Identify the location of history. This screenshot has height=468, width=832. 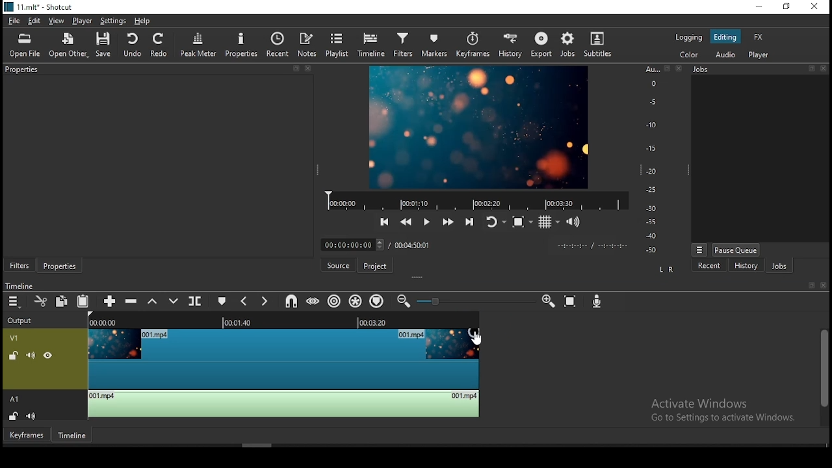
(740, 266).